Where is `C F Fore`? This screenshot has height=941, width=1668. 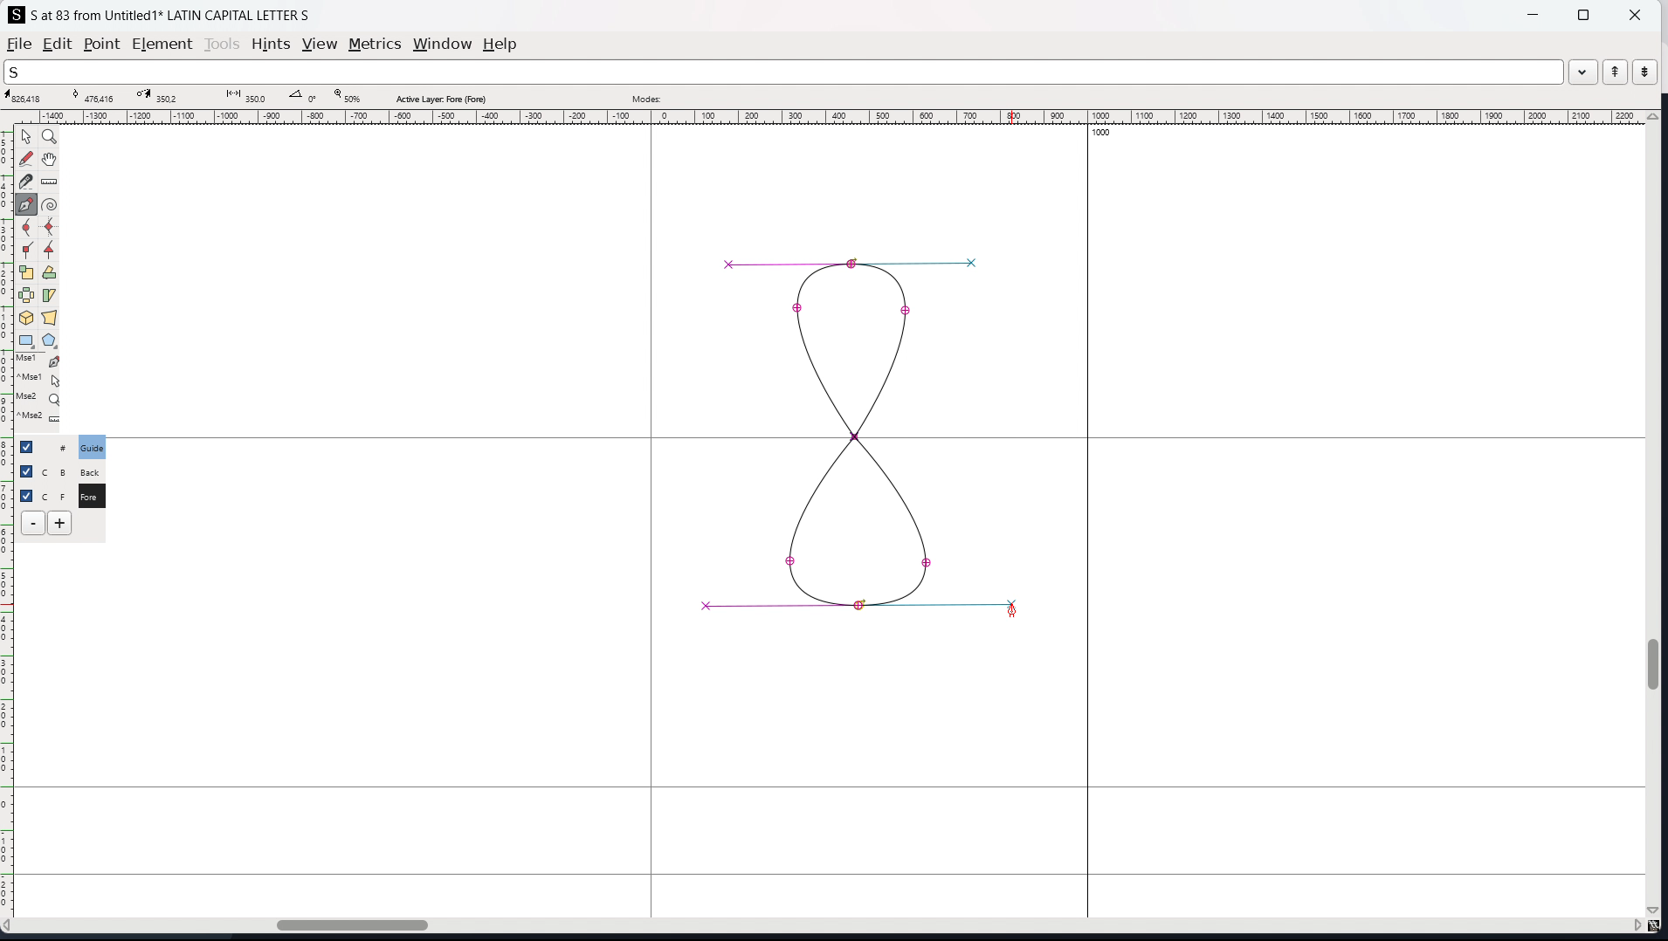
C F Fore is located at coordinates (91, 495).